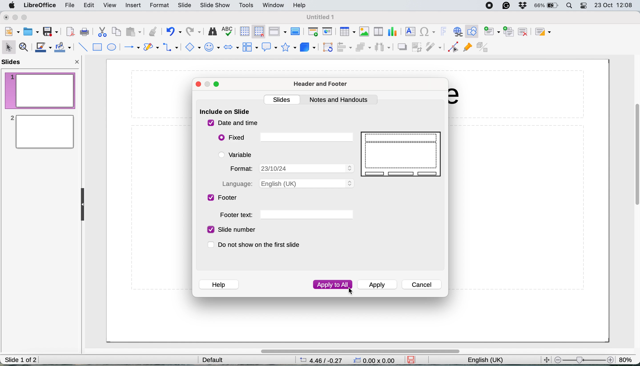 This screenshot has height=366, width=640. What do you see at coordinates (613, 6) in the screenshot?
I see `23 oct 12:08` at bounding box center [613, 6].